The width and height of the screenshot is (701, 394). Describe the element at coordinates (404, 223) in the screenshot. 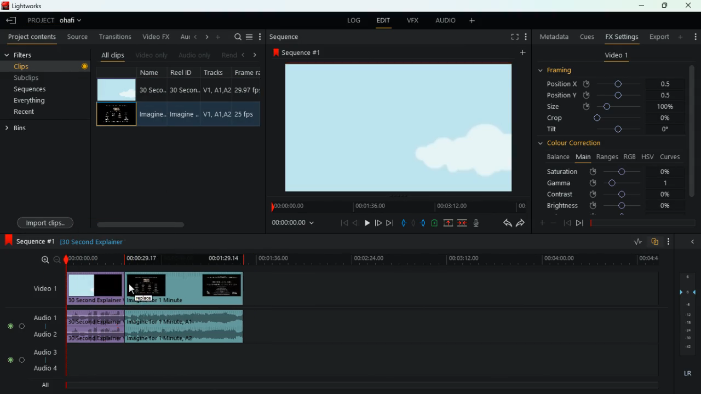

I see `pull` at that location.